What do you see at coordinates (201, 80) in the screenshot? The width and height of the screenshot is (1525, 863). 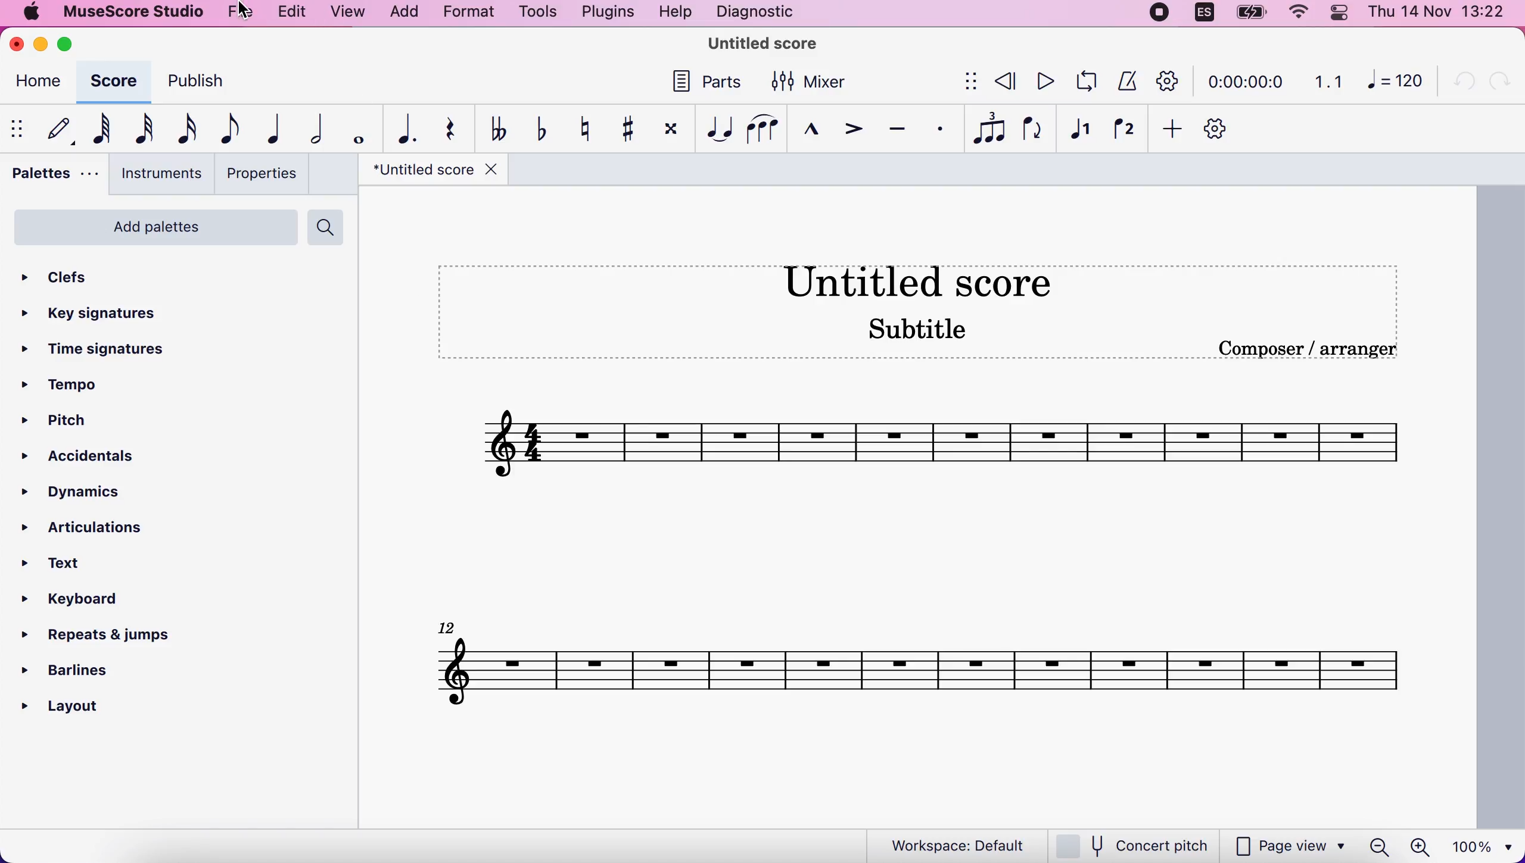 I see `publish` at bounding box center [201, 80].